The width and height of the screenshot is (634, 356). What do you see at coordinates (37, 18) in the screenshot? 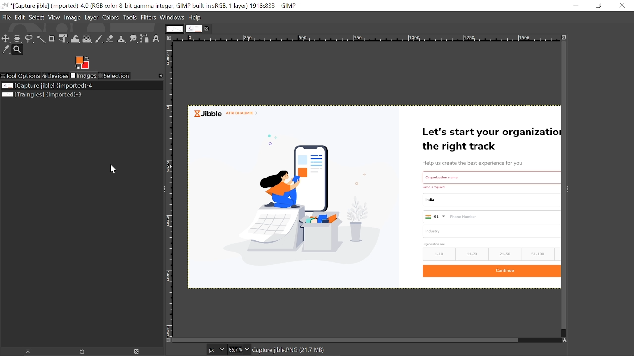
I see `Select` at bounding box center [37, 18].